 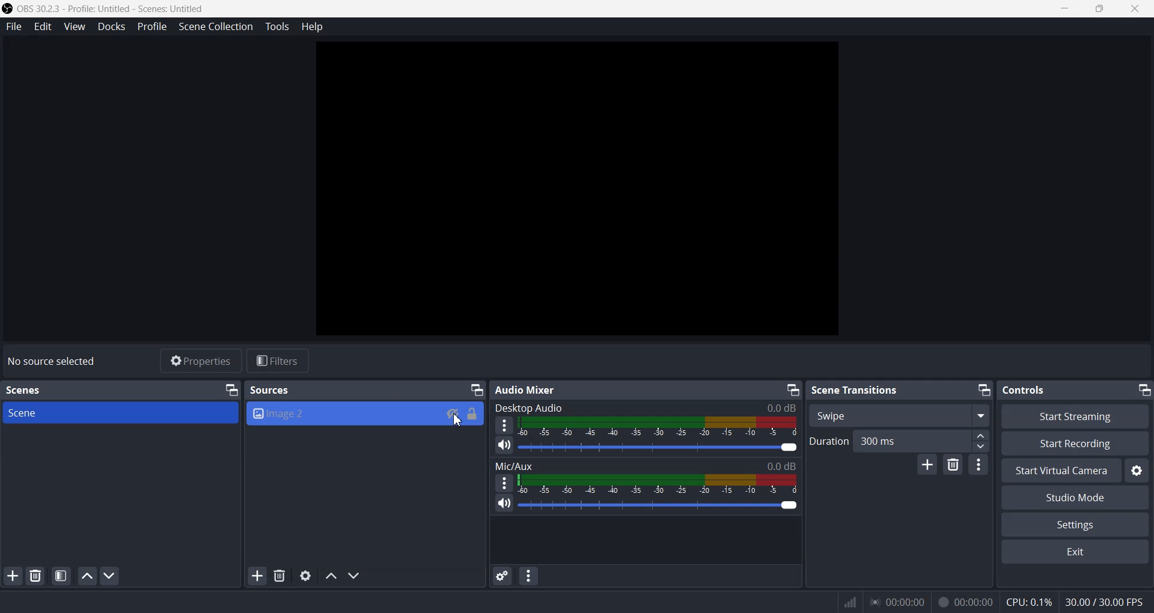 What do you see at coordinates (337, 415) in the screenshot?
I see `Image 2 file` at bounding box center [337, 415].